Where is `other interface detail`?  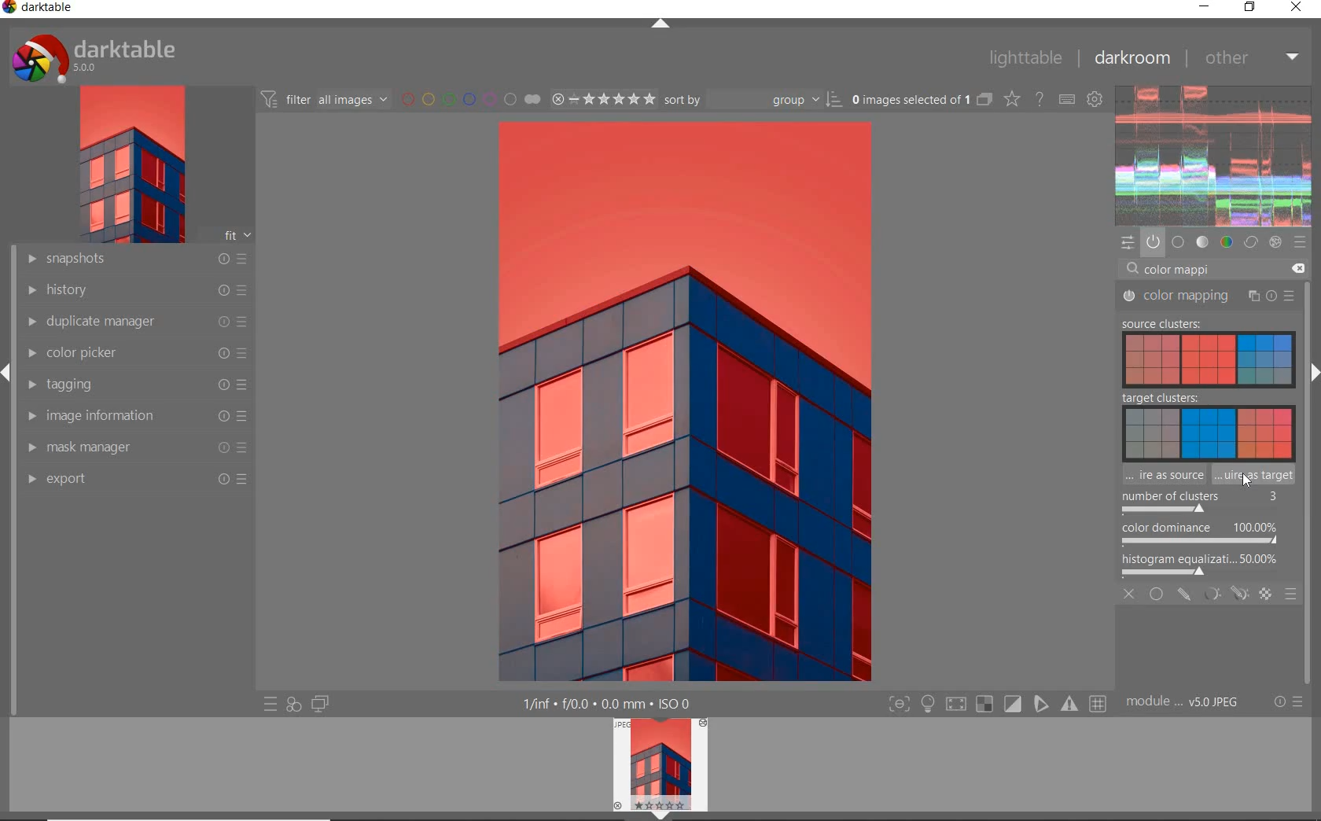
other interface detail is located at coordinates (619, 704).